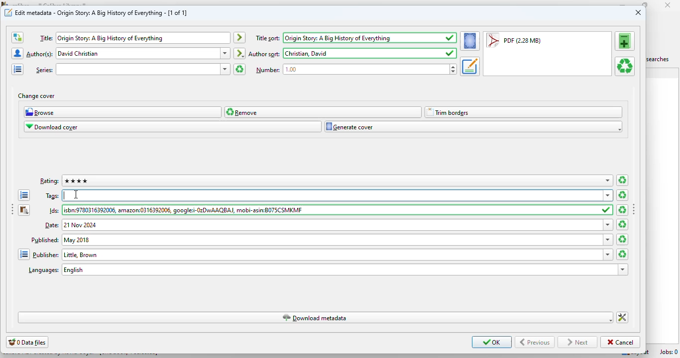 The image size is (680, 358). Describe the element at coordinates (143, 38) in the screenshot. I see `Title: Origin Story: A Big History of Everything` at that location.